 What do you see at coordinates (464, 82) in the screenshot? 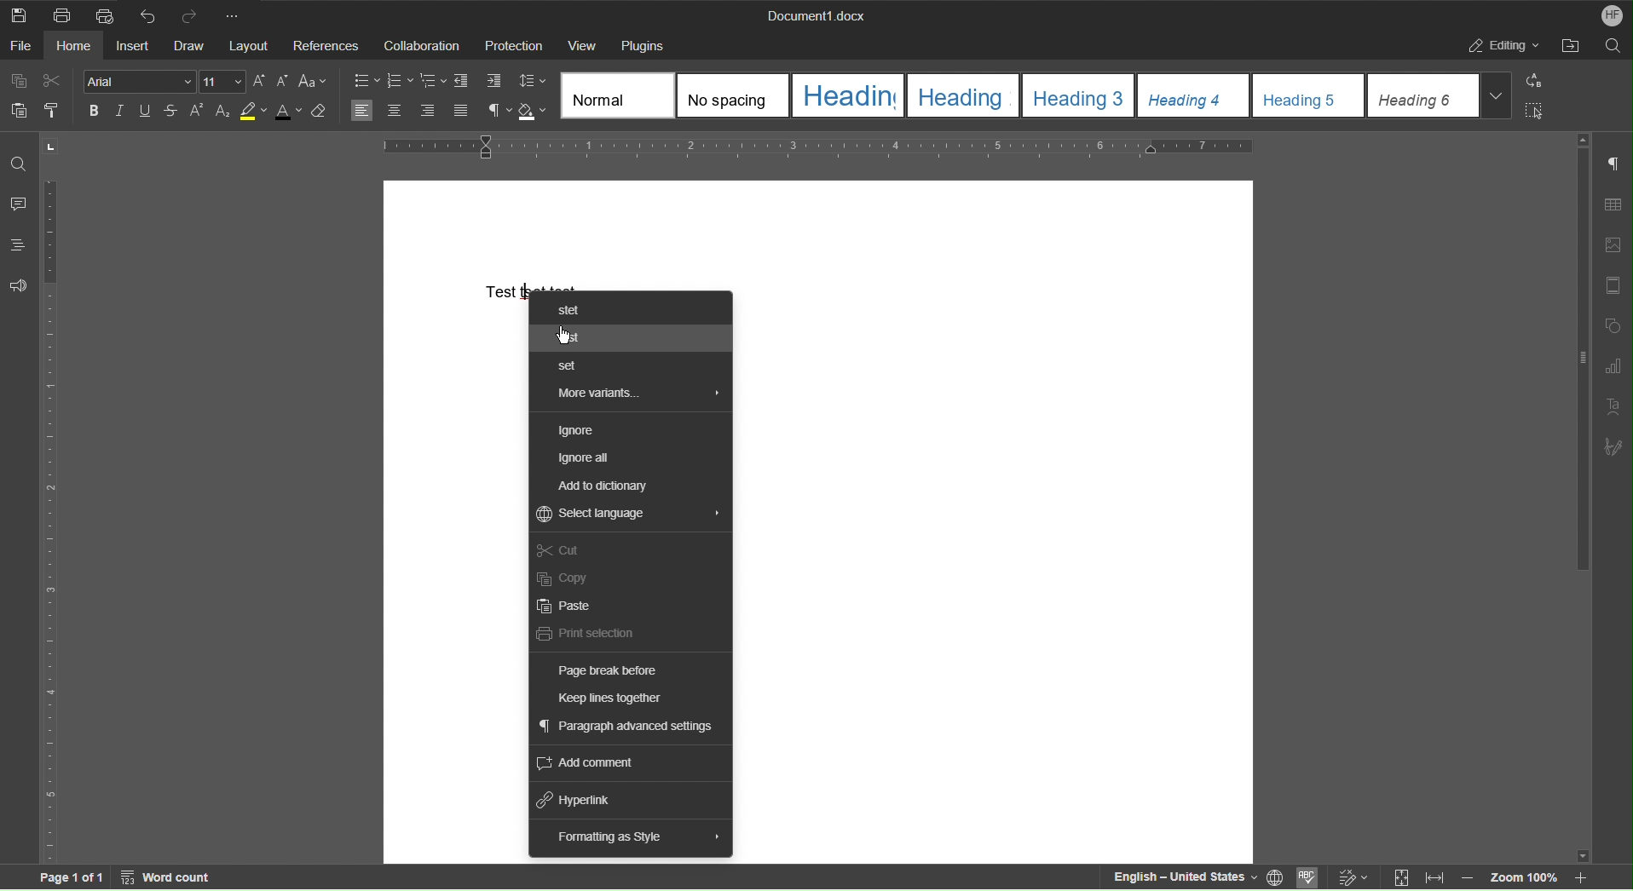
I see `Decrease Indent` at bounding box center [464, 82].